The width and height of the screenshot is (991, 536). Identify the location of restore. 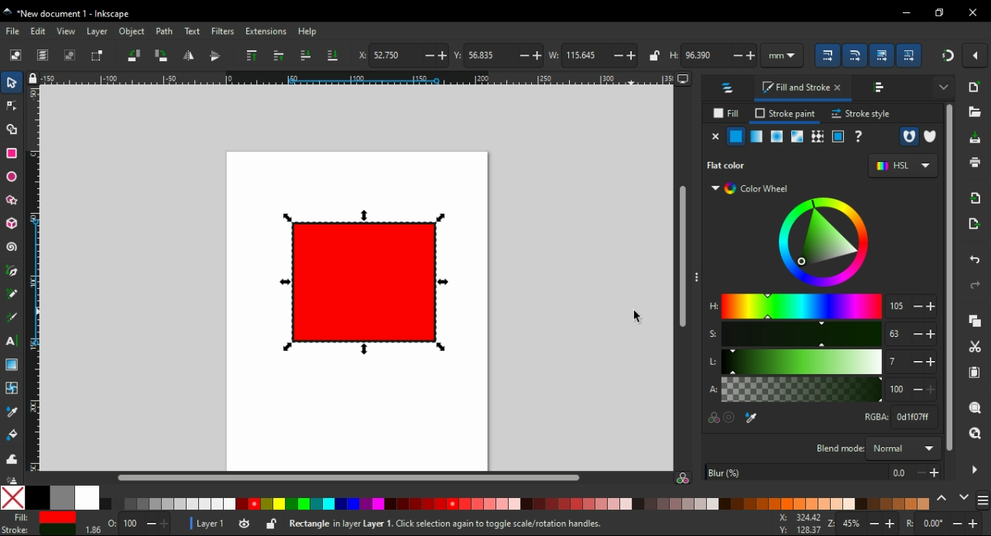
(941, 12).